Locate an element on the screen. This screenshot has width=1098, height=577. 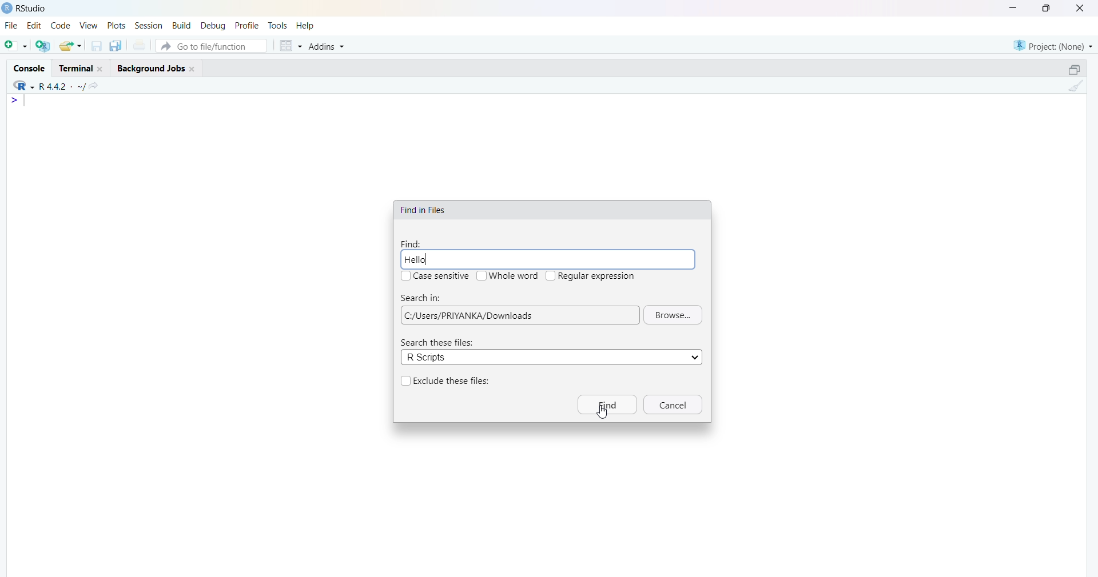
Exclude these files: is located at coordinates (452, 382).